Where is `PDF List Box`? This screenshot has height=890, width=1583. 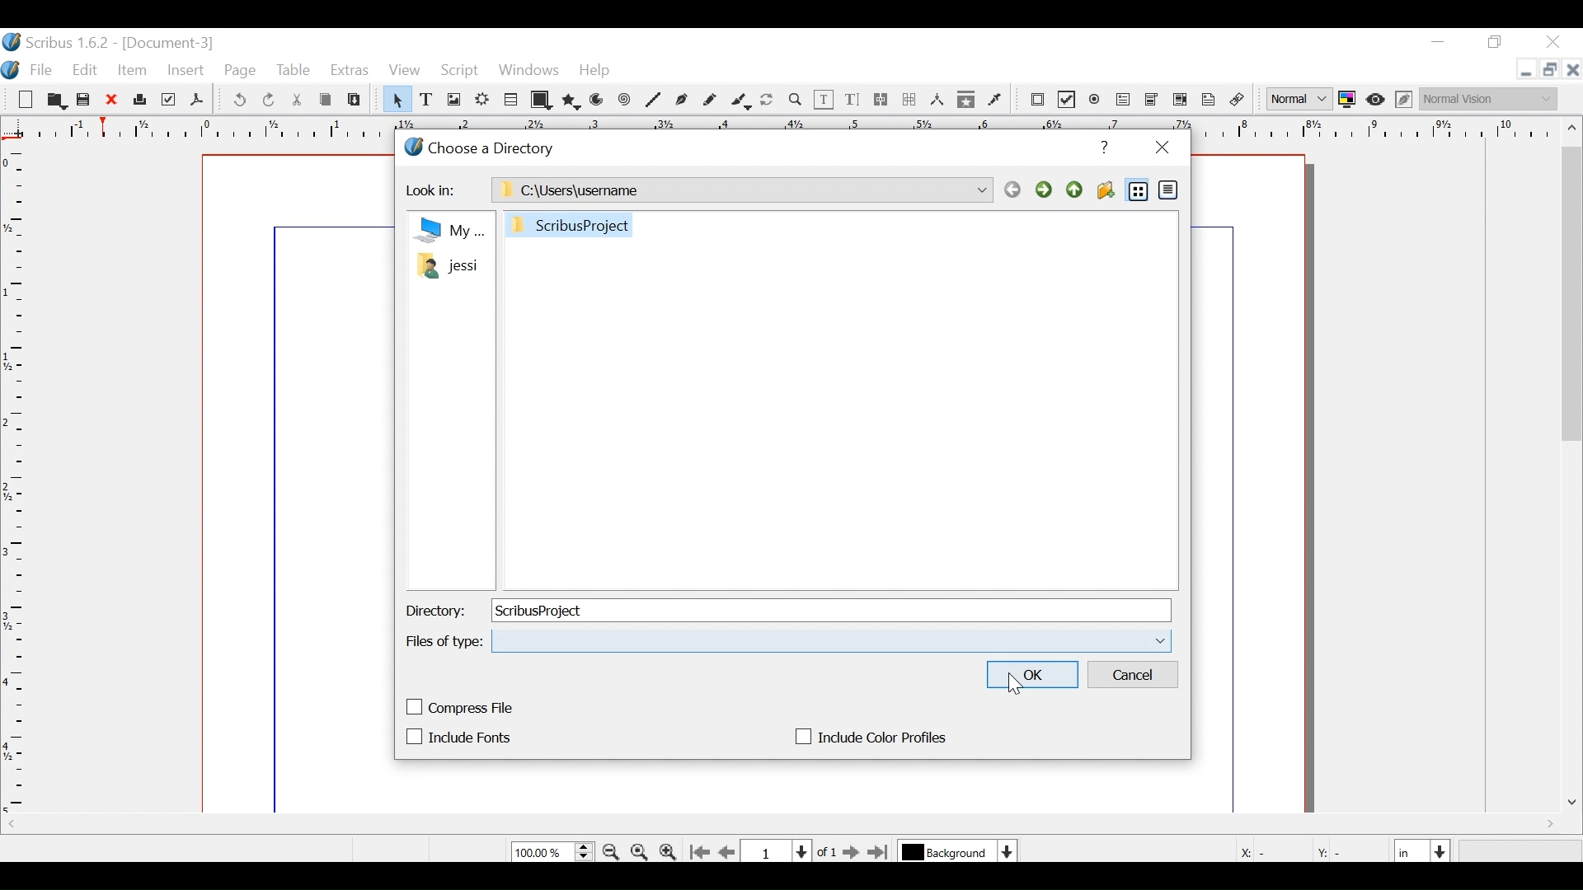 PDF List Box is located at coordinates (1181, 101).